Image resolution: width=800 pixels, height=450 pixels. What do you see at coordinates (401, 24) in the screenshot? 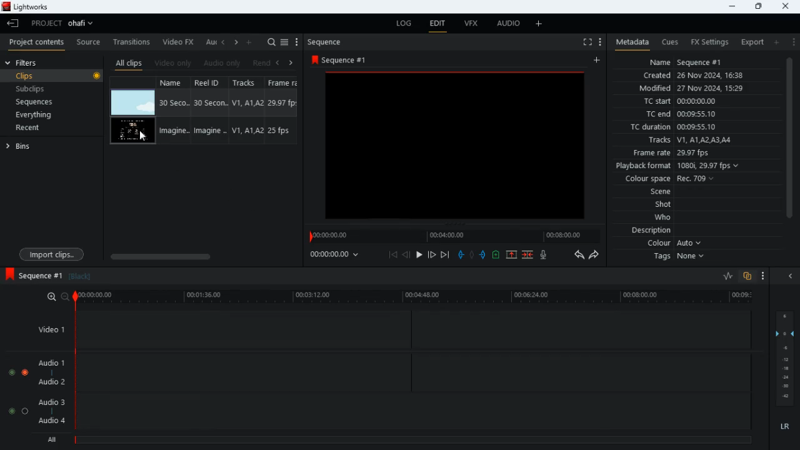
I see `log` at bounding box center [401, 24].